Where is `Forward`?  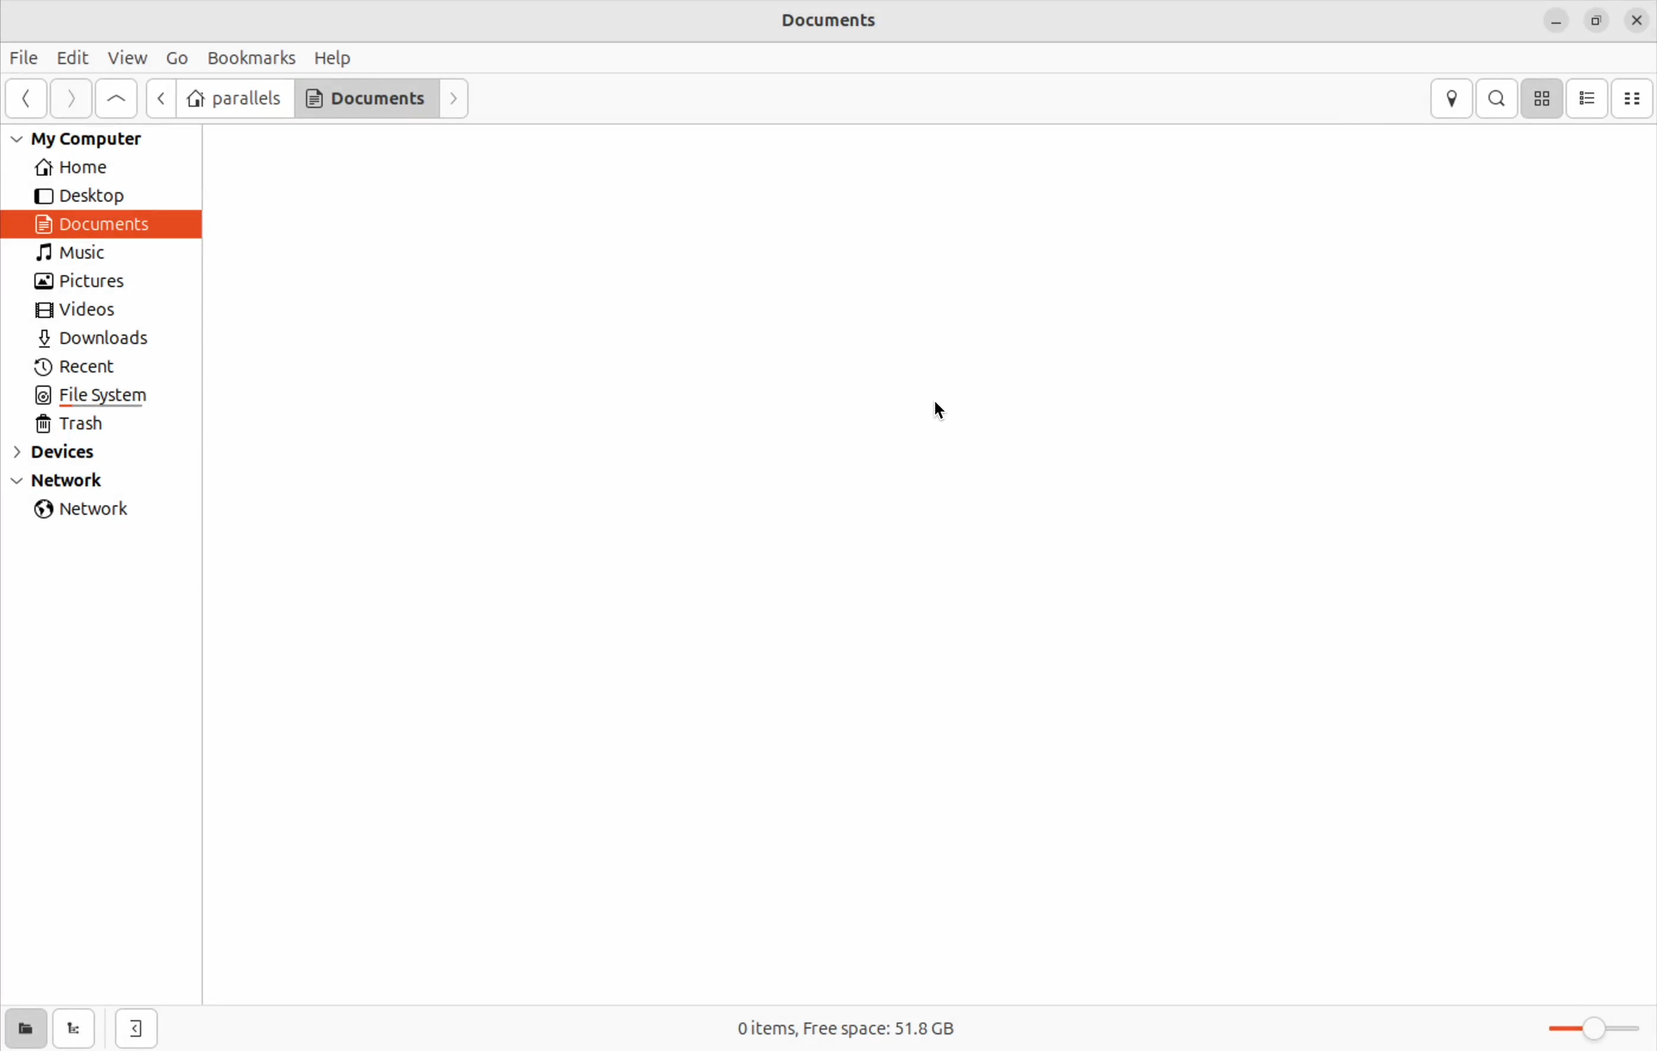
Forward is located at coordinates (70, 98).